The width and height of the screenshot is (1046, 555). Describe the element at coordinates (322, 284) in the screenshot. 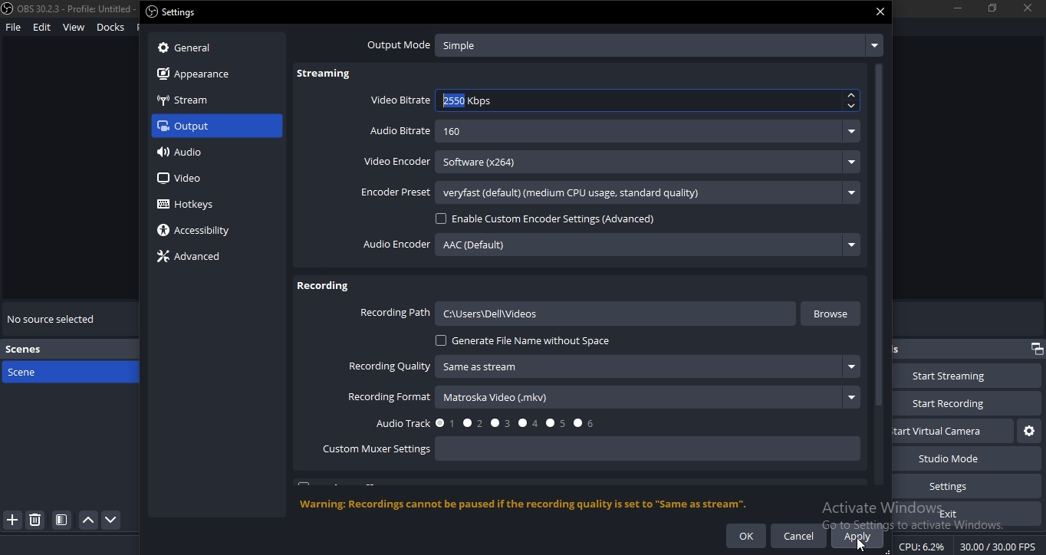

I see `recording` at that location.